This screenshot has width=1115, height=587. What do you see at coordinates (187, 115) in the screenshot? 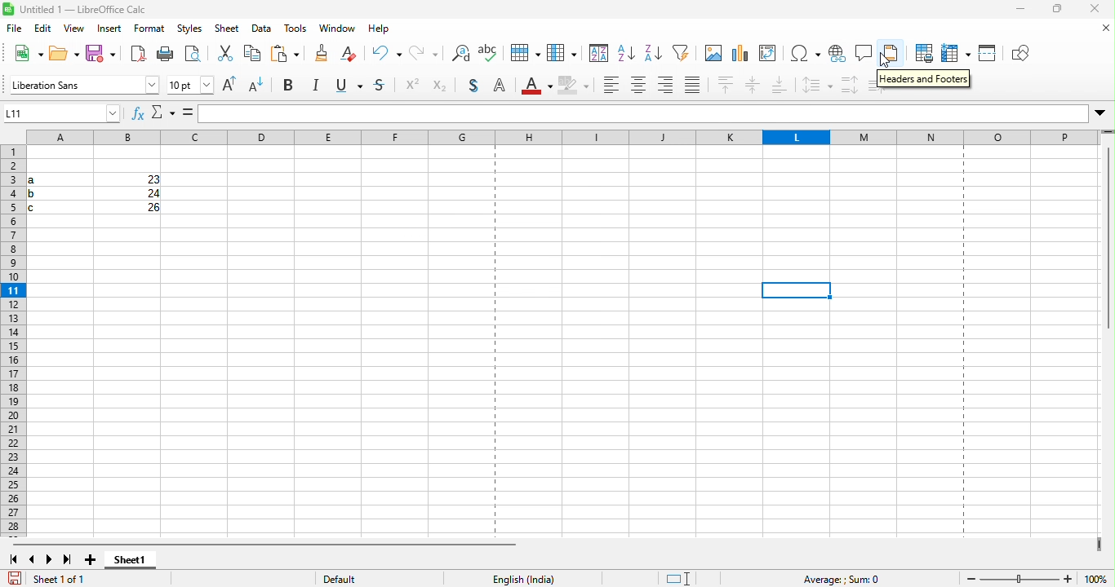
I see `formula` at bounding box center [187, 115].